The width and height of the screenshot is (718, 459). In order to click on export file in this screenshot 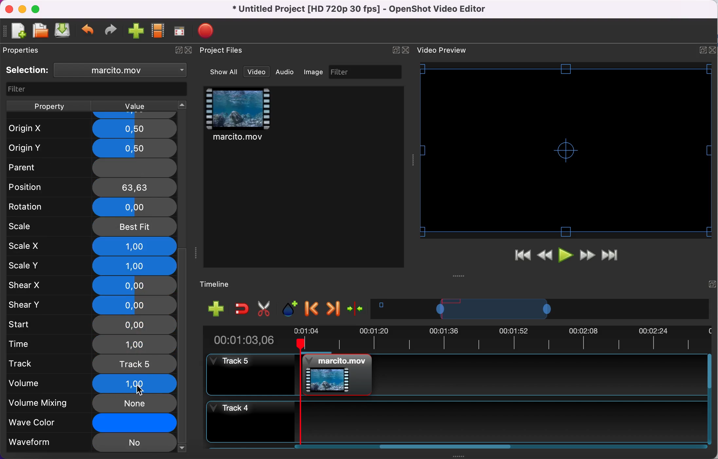, I will do `click(209, 31)`.